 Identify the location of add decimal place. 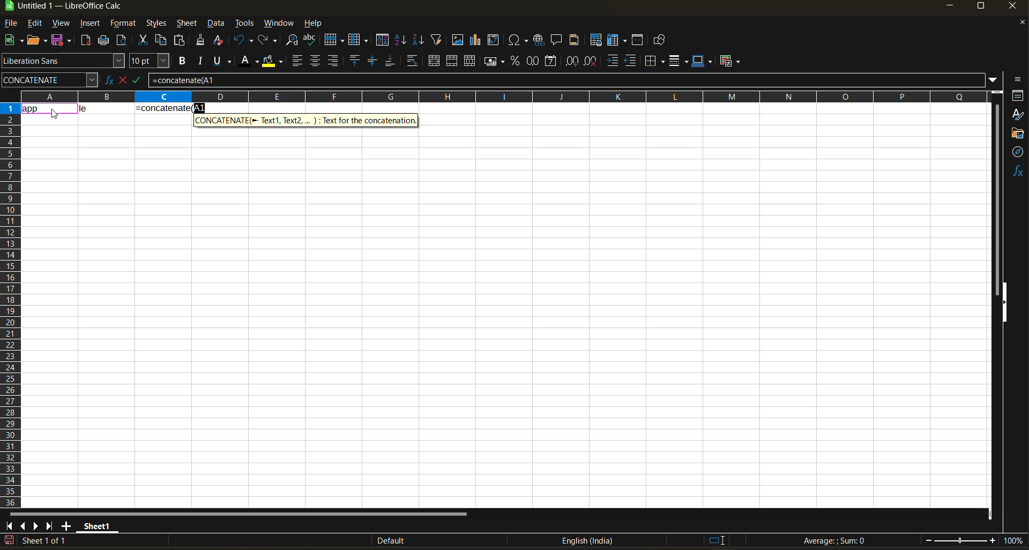
(572, 62).